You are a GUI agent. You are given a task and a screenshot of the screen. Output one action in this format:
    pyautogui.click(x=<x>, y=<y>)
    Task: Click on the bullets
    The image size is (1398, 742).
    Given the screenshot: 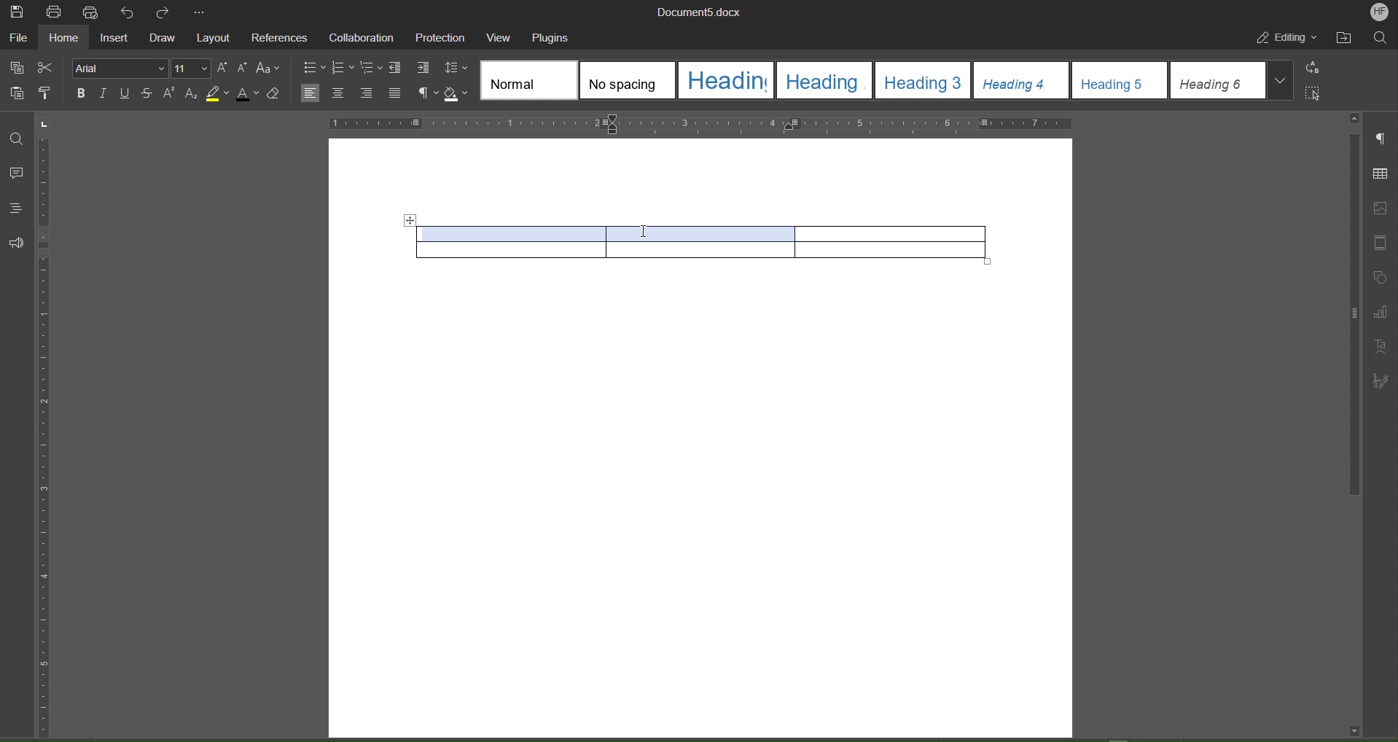 What is the action you would take?
    pyautogui.click(x=313, y=69)
    